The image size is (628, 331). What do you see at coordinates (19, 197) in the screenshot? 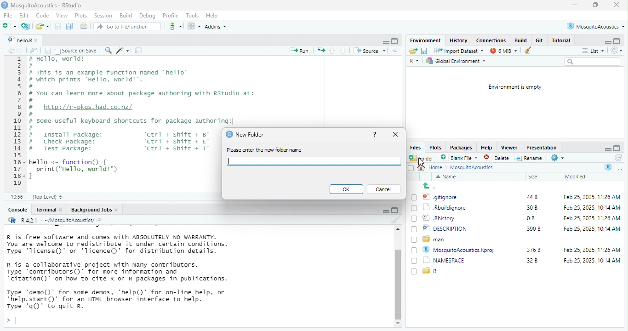
I see `10:56` at bounding box center [19, 197].